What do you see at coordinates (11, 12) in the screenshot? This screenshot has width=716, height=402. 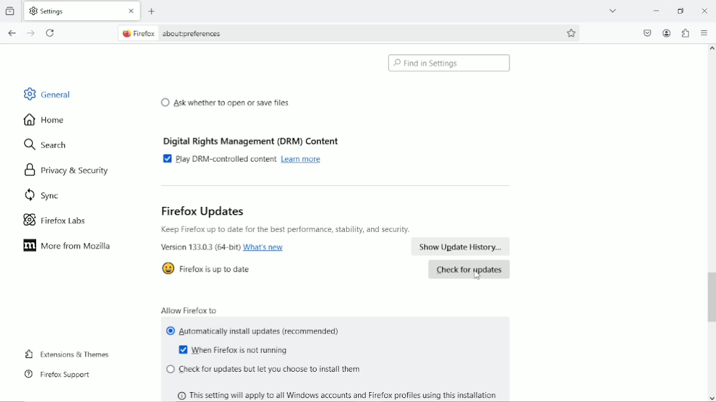 I see `view recent browsing` at bounding box center [11, 12].